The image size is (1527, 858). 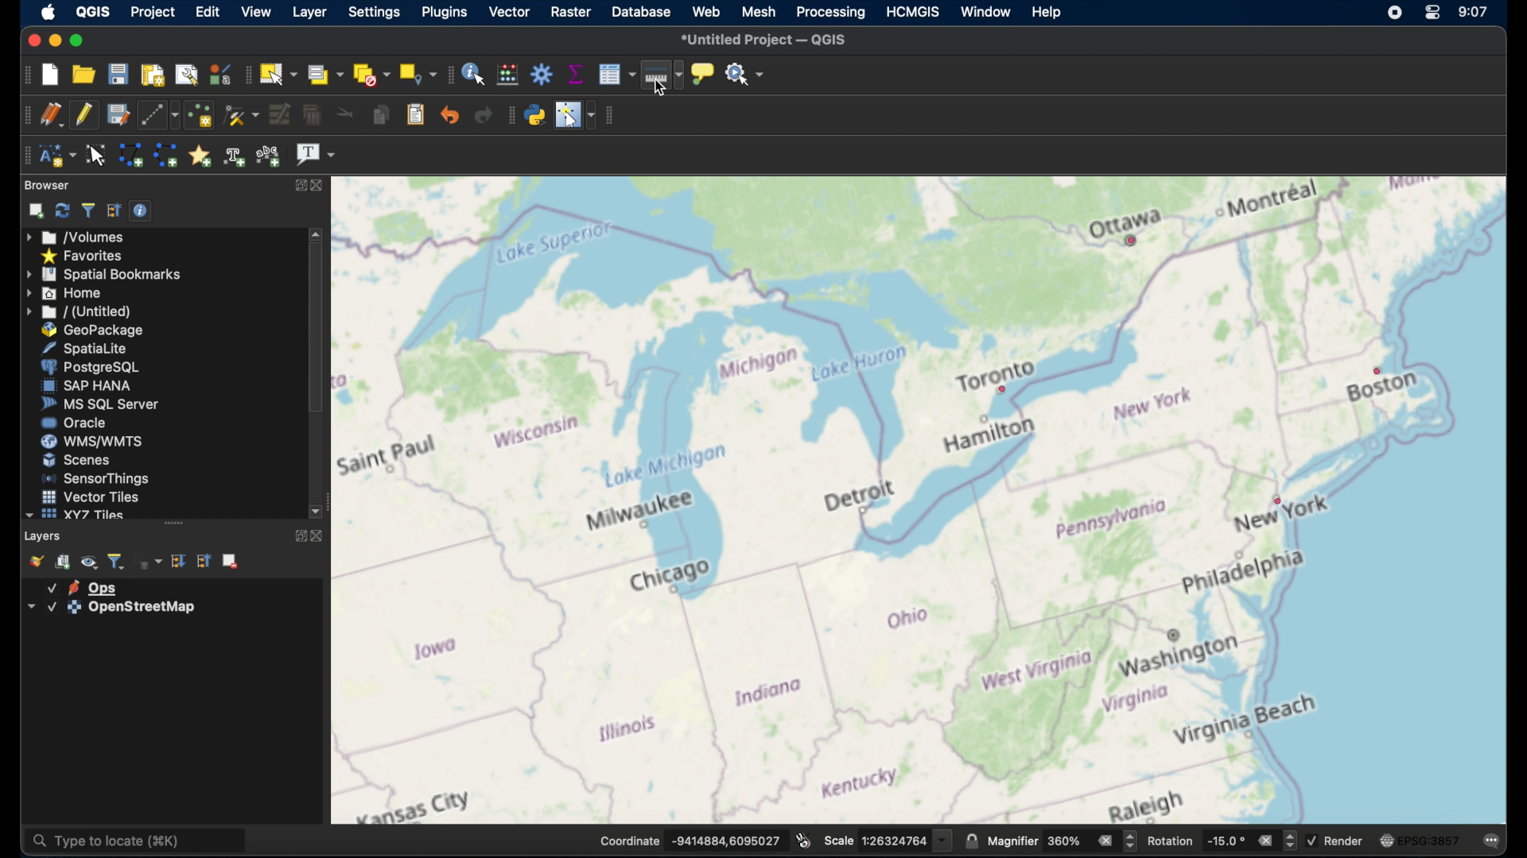 I want to click on collapse all, so click(x=204, y=561).